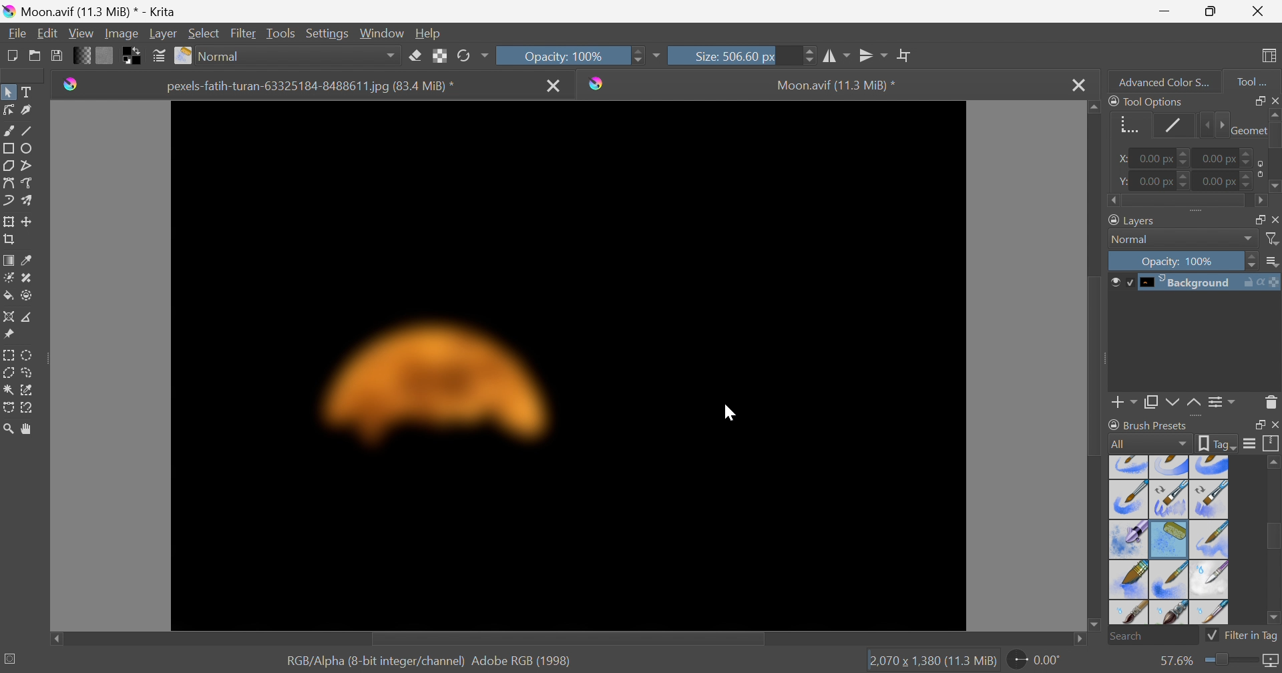 The width and height of the screenshot is (1282, 673). I want to click on Filter, so click(244, 33).